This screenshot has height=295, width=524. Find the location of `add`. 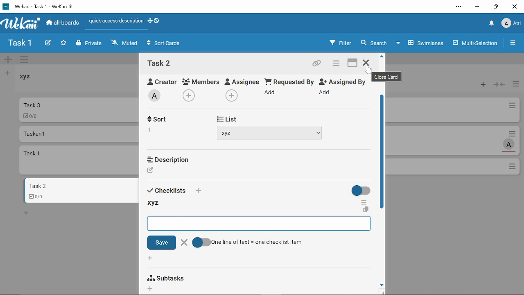

add is located at coordinates (199, 192).